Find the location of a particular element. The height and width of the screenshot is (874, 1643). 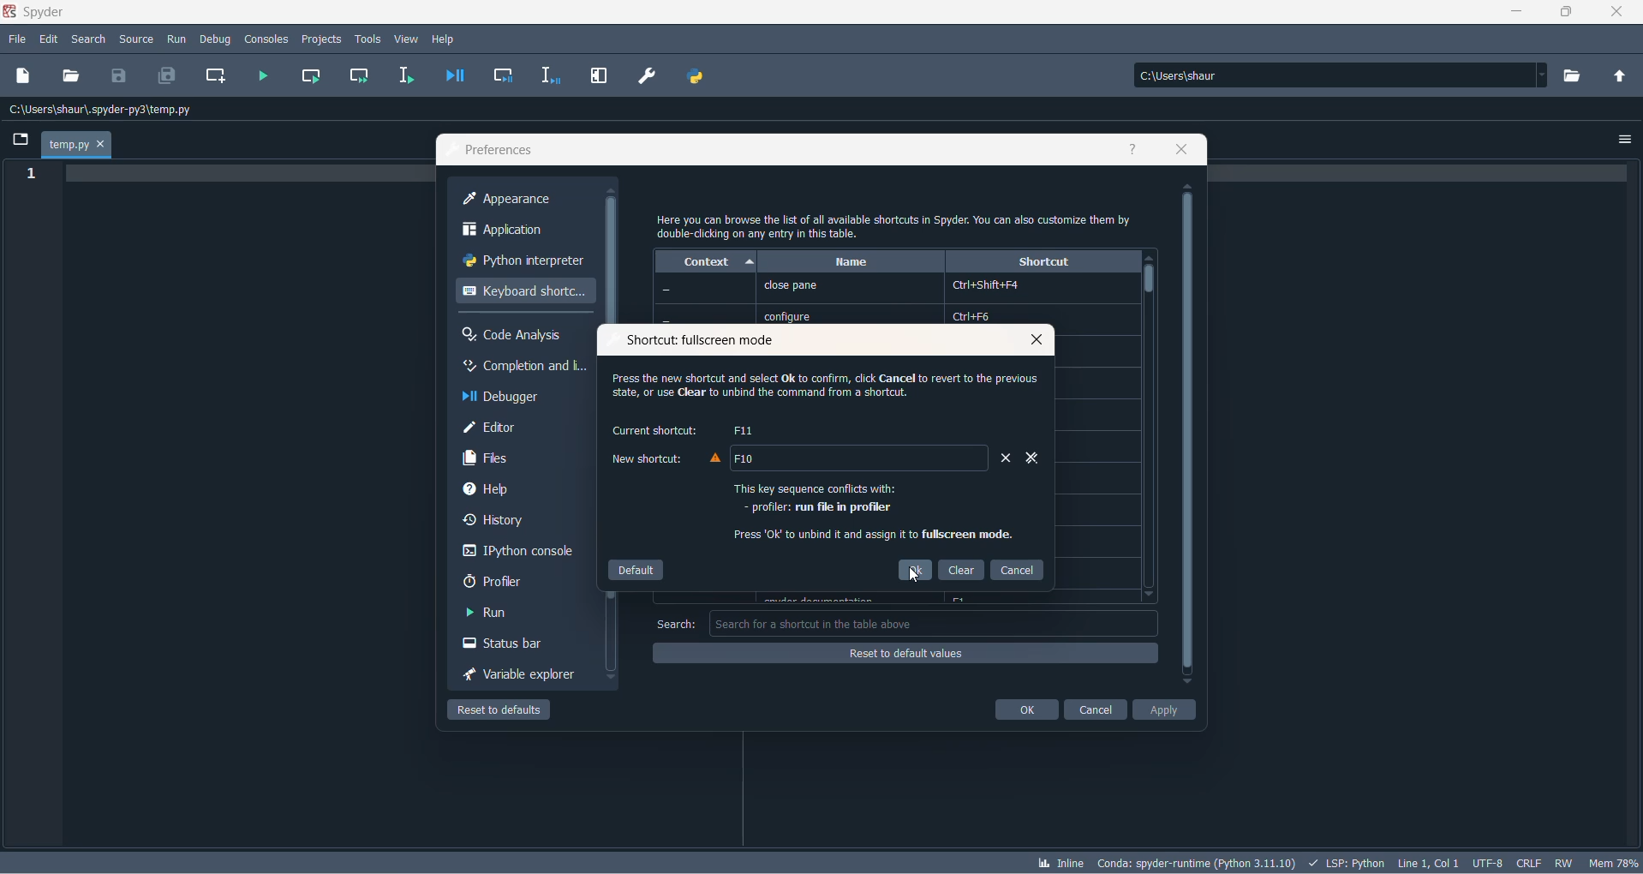

history is located at coordinates (517, 523).